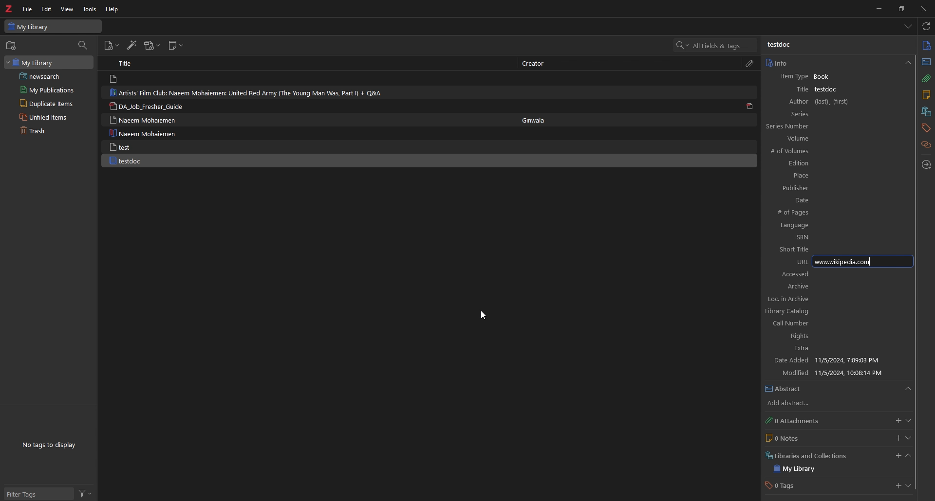 The image size is (935, 501). What do you see at coordinates (820, 114) in the screenshot?
I see `Series` at bounding box center [820, 114].